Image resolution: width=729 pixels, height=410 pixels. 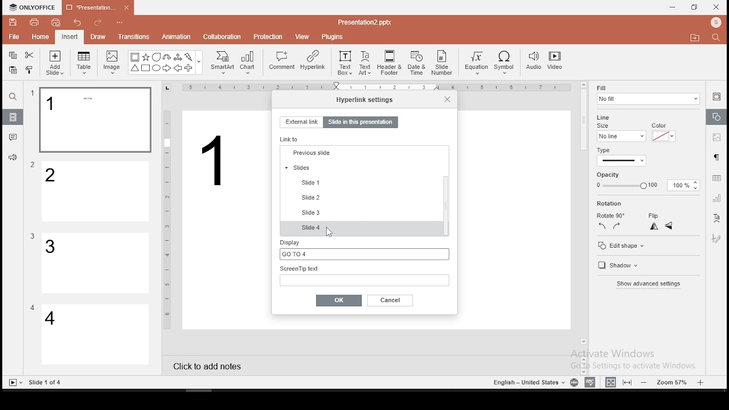 I want to click on zoom level, so click(x=674, y=382).